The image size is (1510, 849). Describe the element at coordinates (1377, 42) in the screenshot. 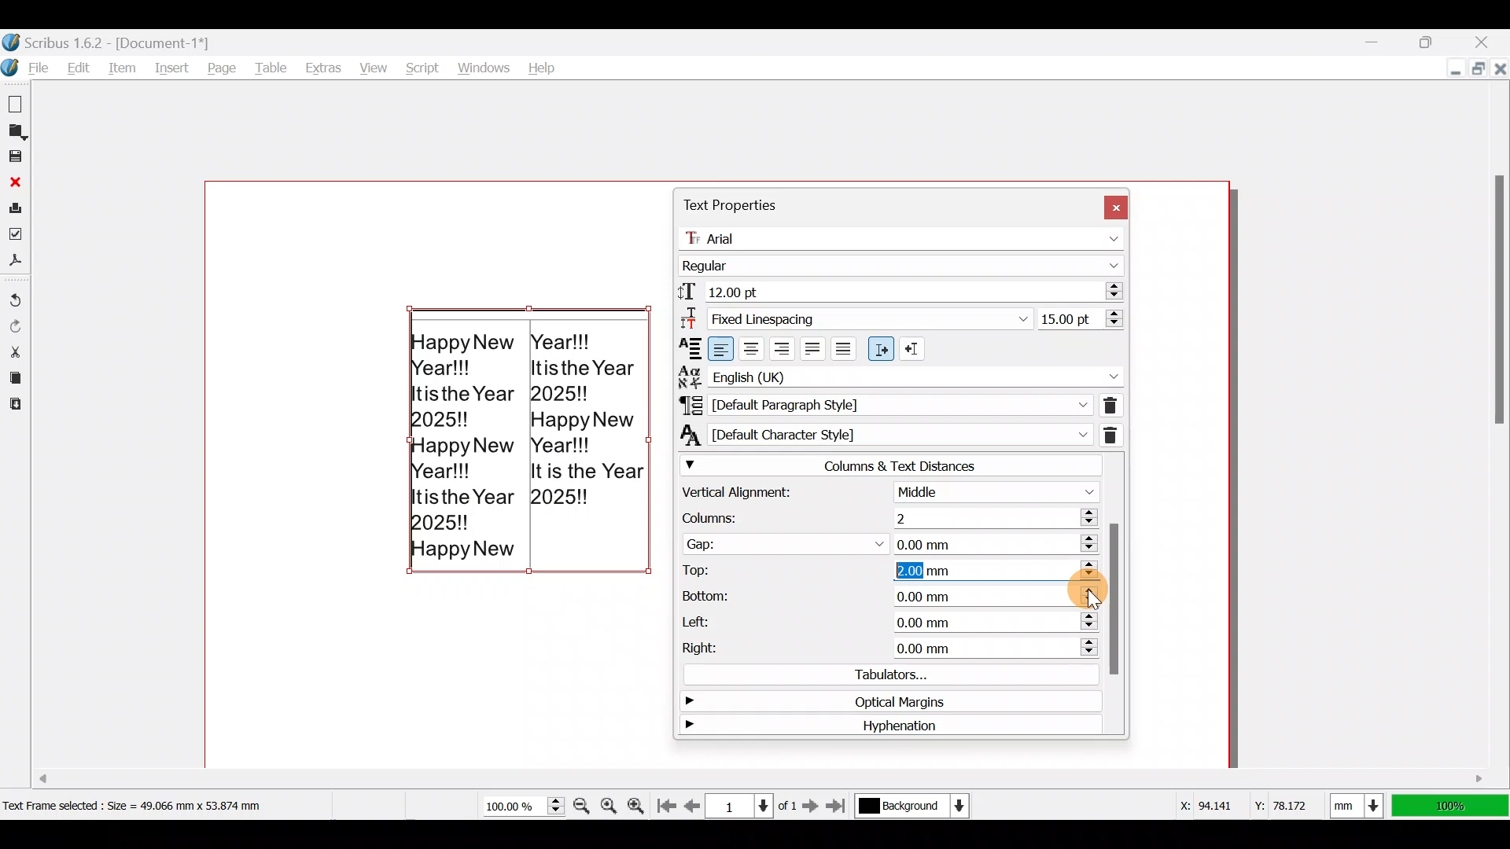

I see `Minimize` at that location.